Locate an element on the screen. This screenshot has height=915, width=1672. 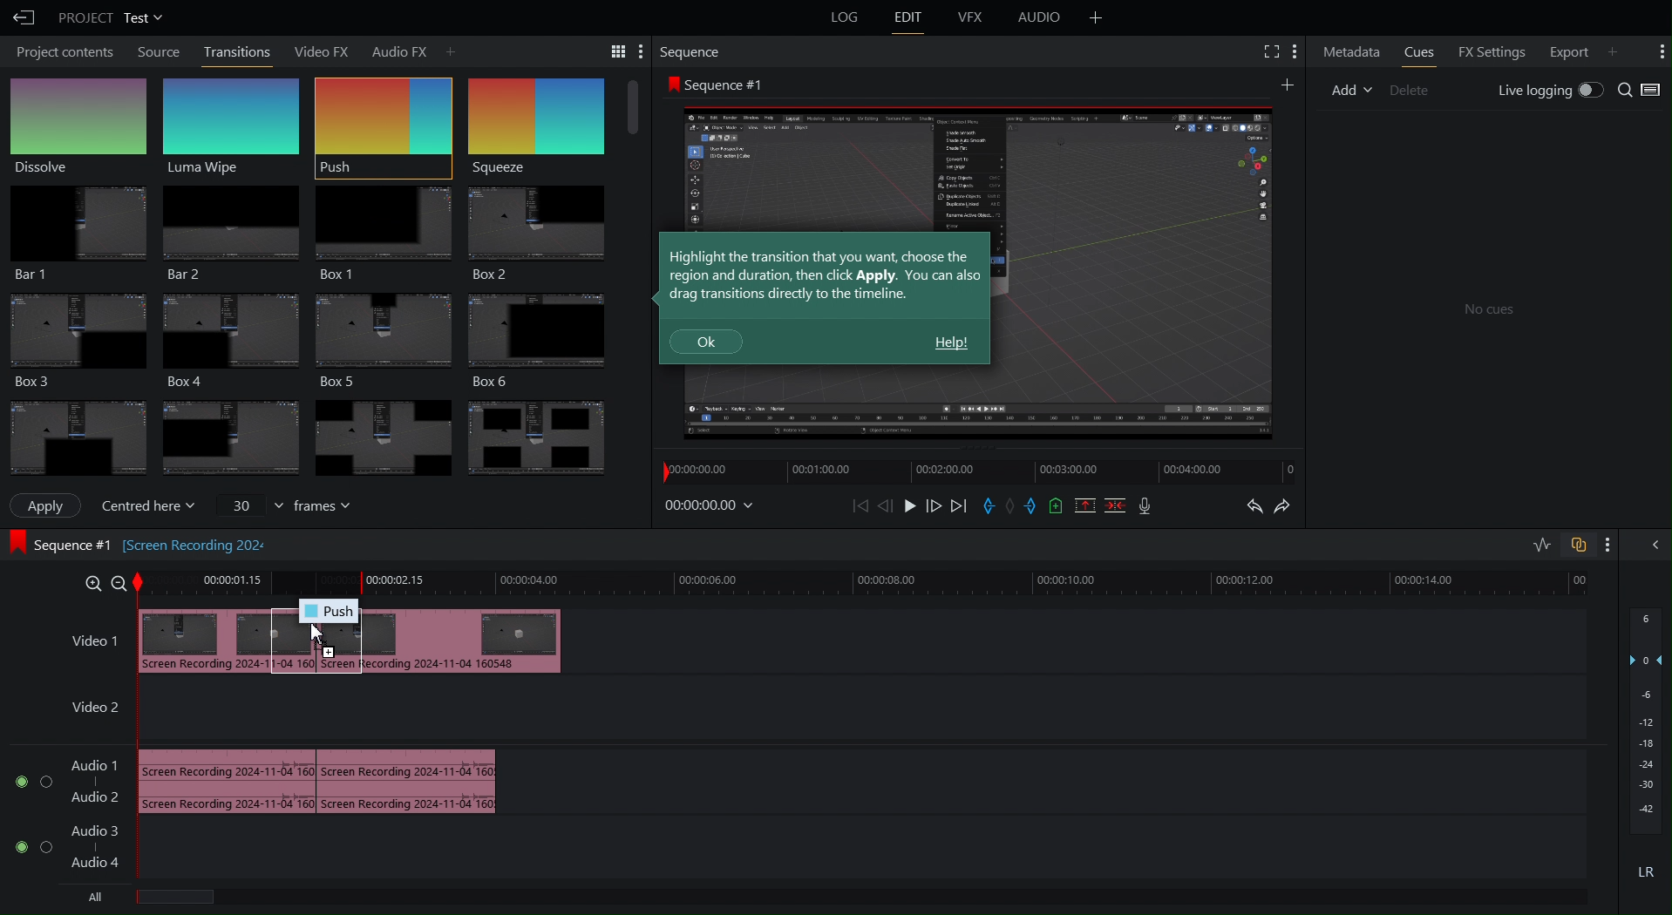
Push is located at coordinates (382, 126).